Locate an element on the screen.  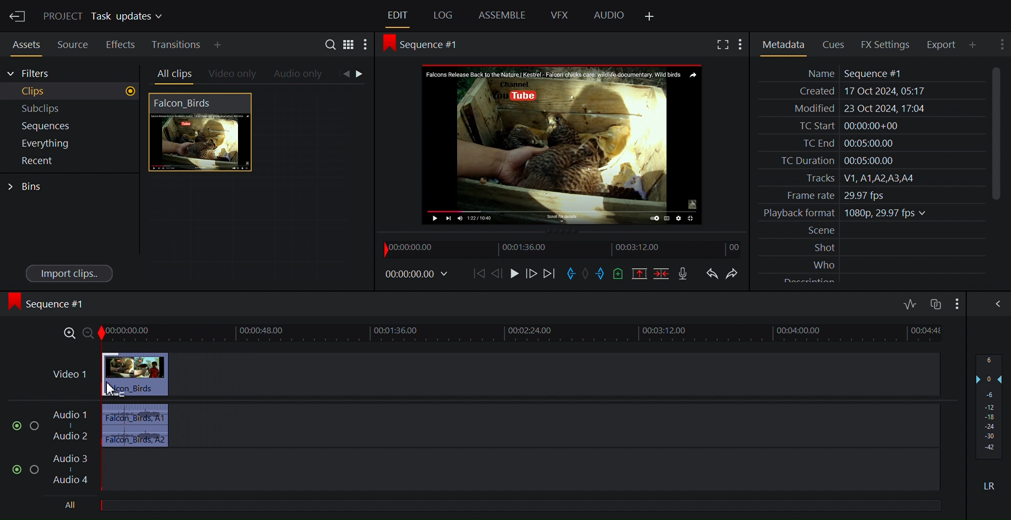
Scene is located at coordinates (873, 231).